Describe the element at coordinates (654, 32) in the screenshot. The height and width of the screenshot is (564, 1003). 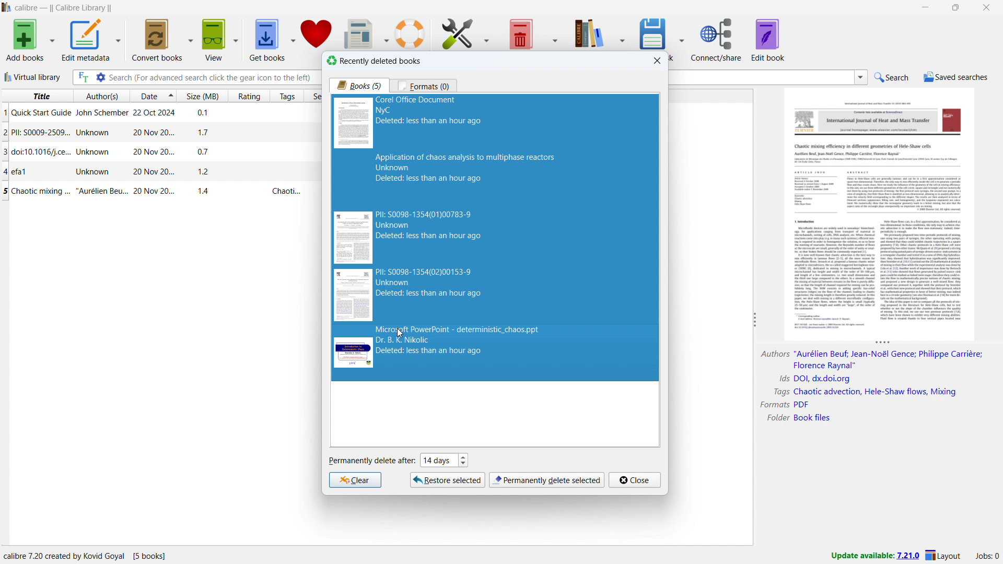
I see `save to disk` at that location.